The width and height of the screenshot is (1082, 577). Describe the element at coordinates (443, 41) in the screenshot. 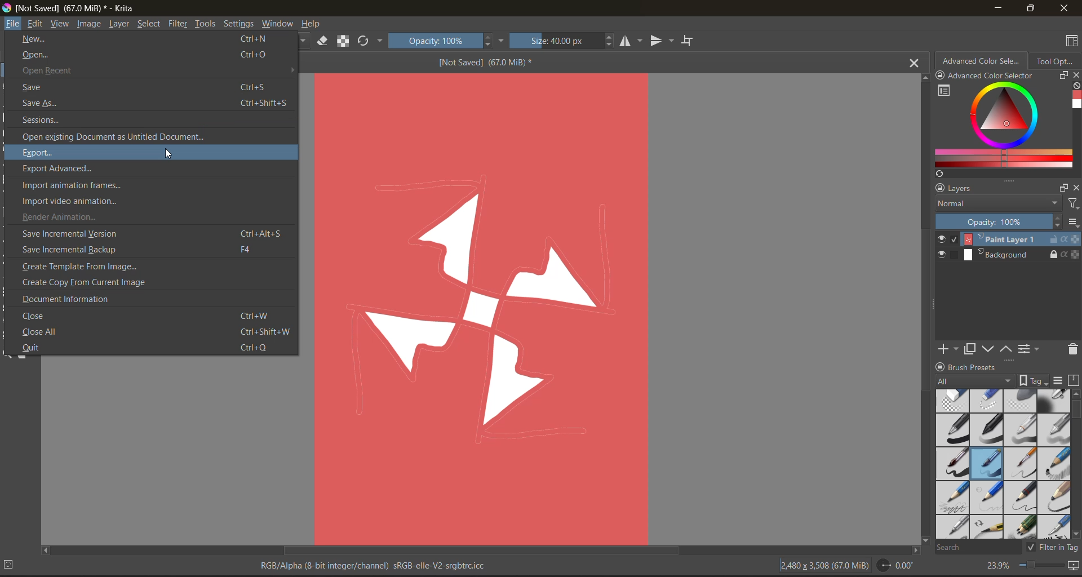

I see `opacity` at that location.